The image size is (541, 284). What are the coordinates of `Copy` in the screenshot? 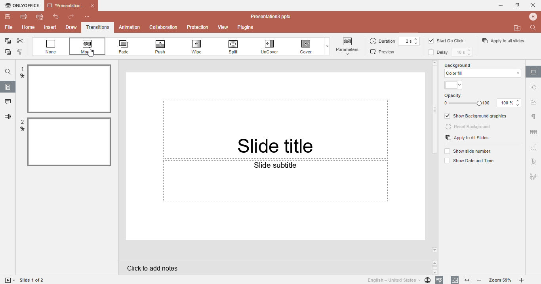 It's located at (6, 41).